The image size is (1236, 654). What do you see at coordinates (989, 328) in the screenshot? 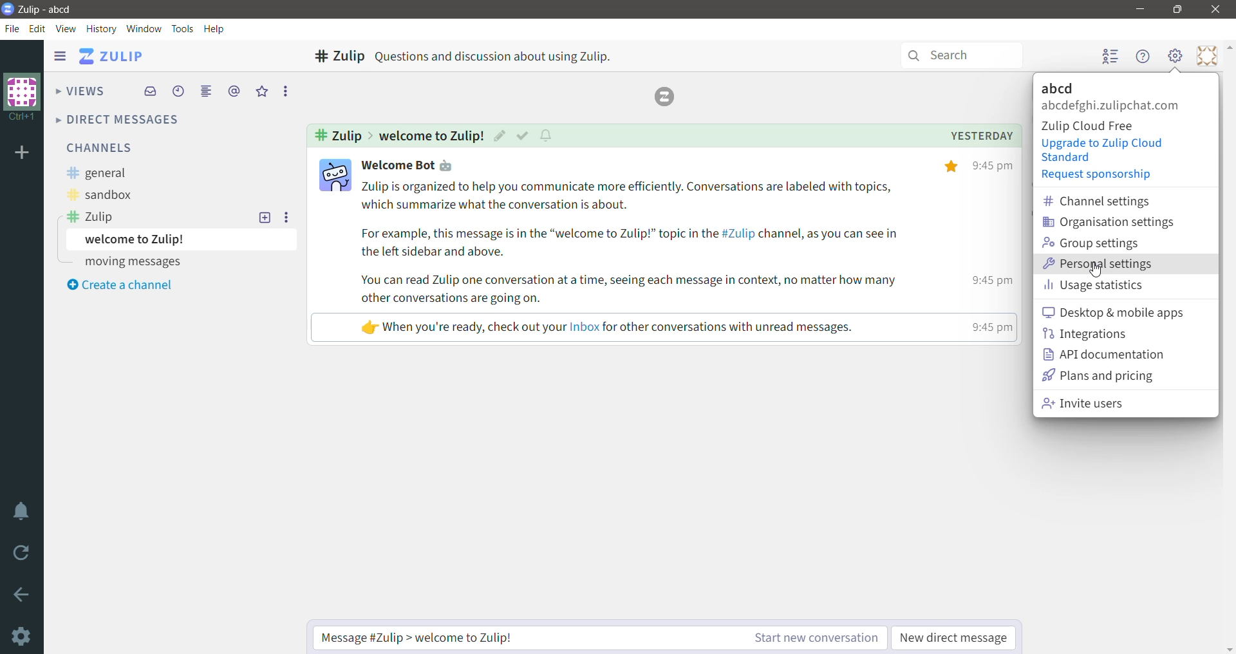
I see `time` at bounding box center [989, 328].